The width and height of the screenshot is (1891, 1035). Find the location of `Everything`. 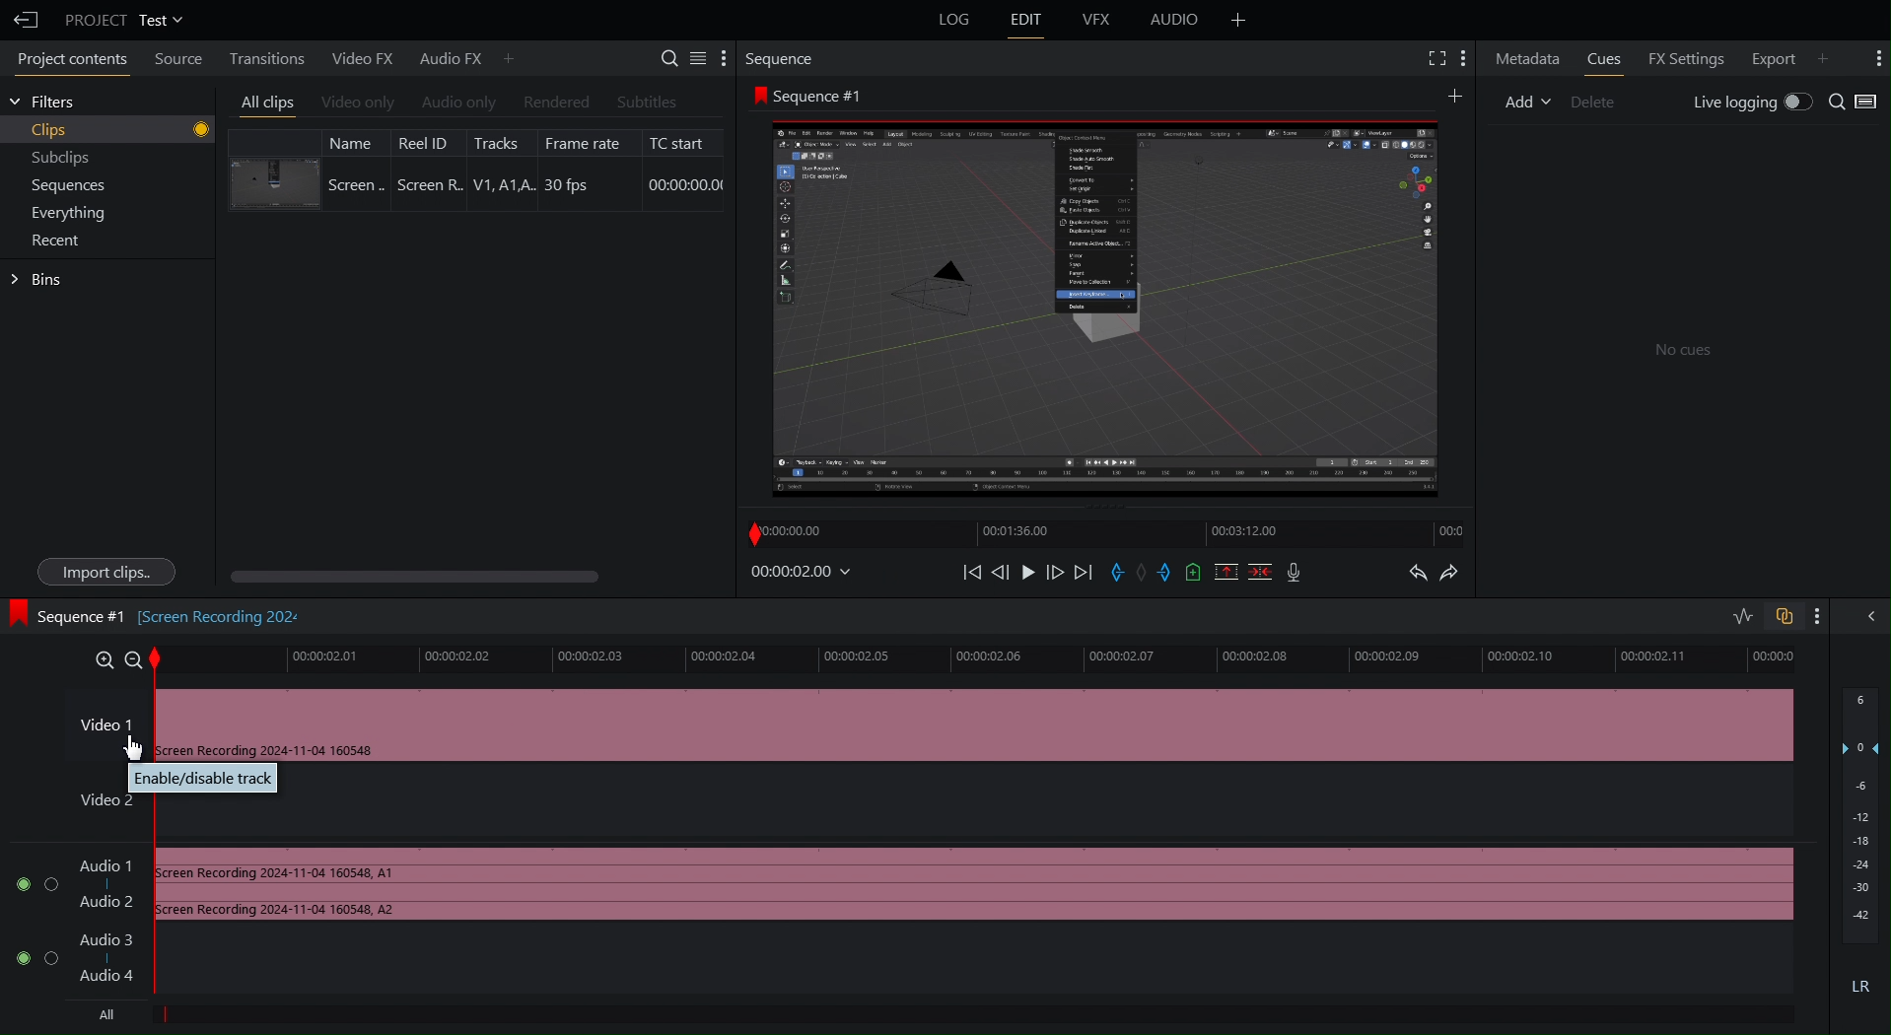

Everything is located at coordinates (57, 213).